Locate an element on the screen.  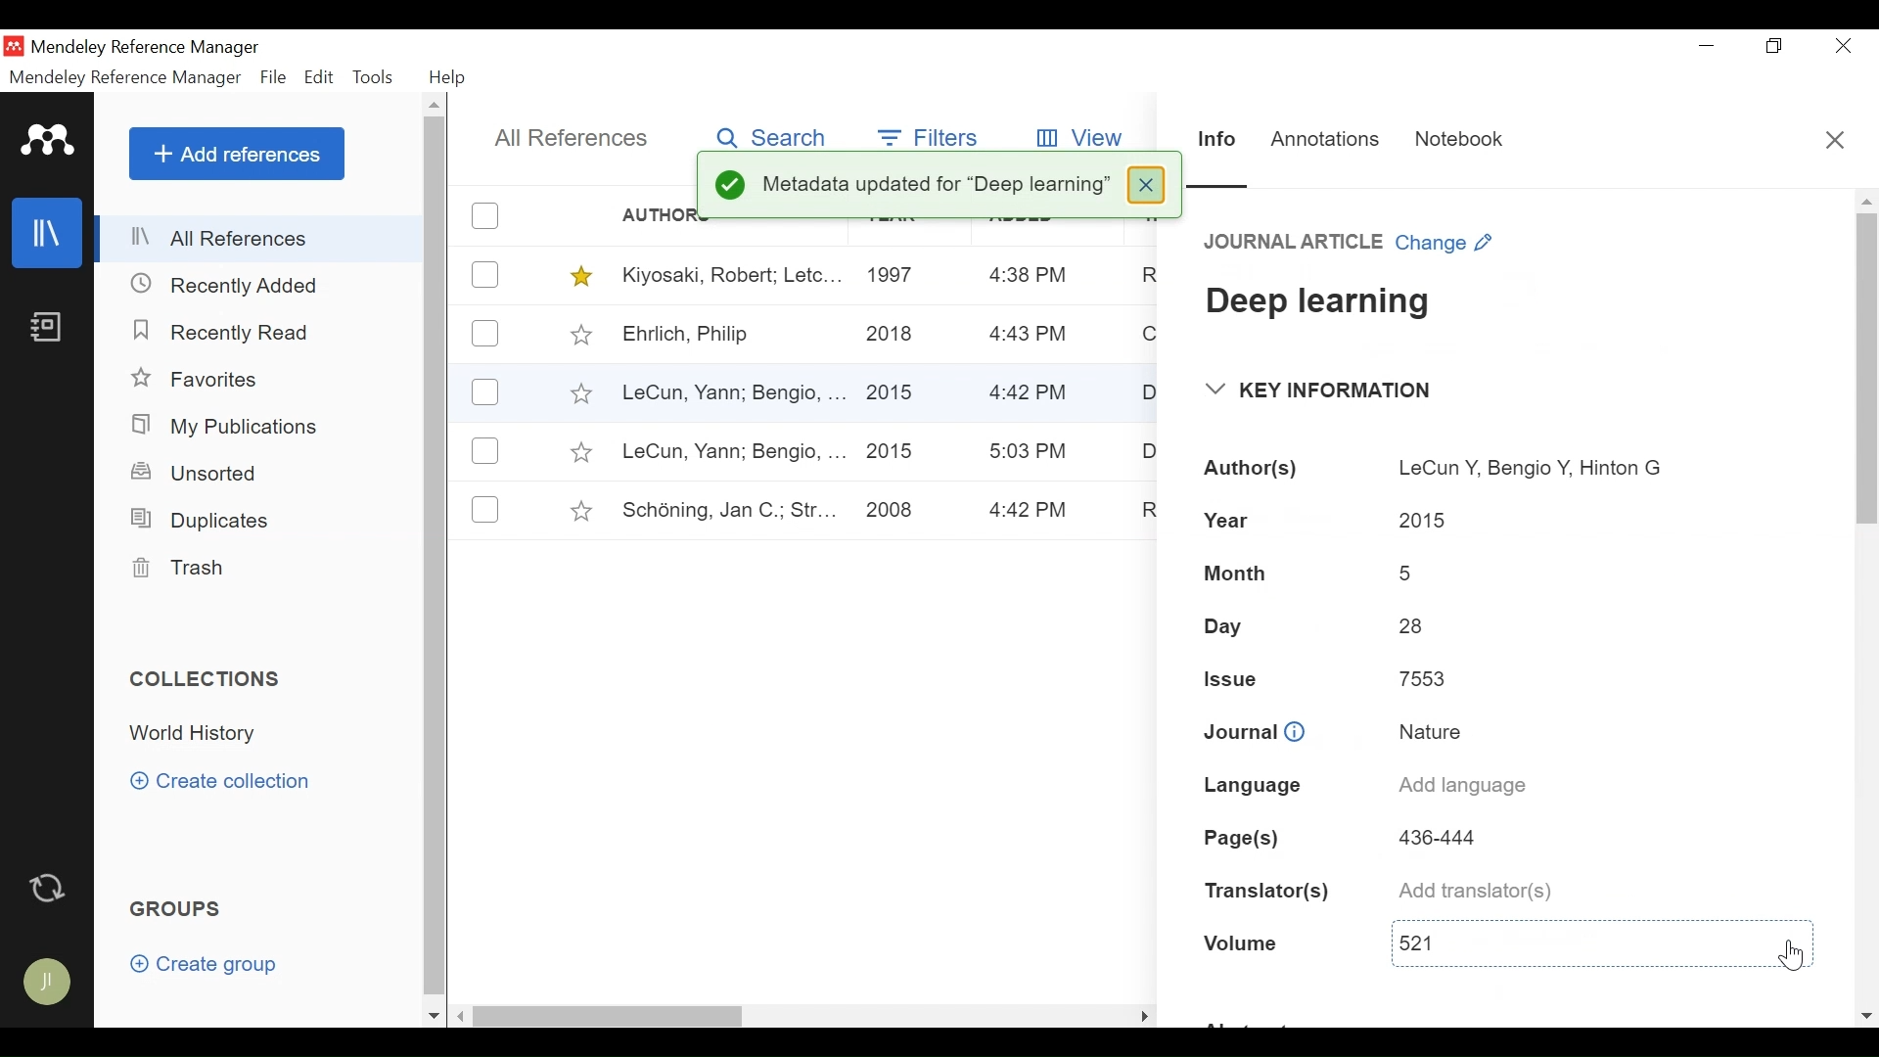
Hide is located at coordinates (1143, 1012).